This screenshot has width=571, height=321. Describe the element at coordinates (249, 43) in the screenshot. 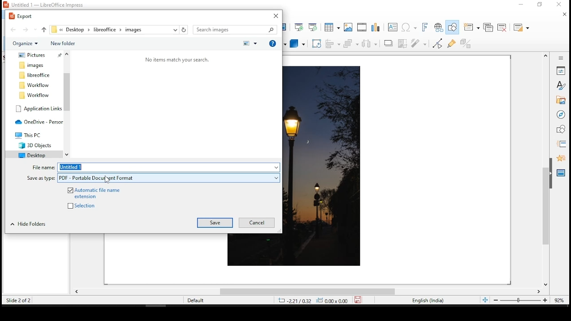

I see `preview` at that location.